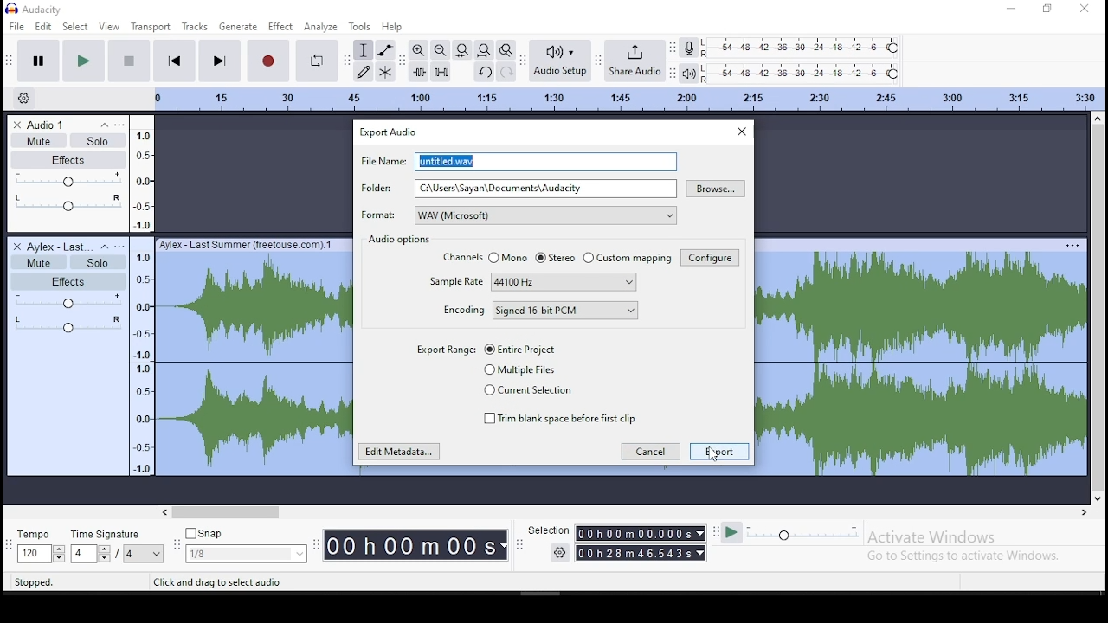 Image resolution: width=1108 pixels, height=623 pixels. Describe the element at coordinates (110, 28) in the screenshot. I see `view` at that location.